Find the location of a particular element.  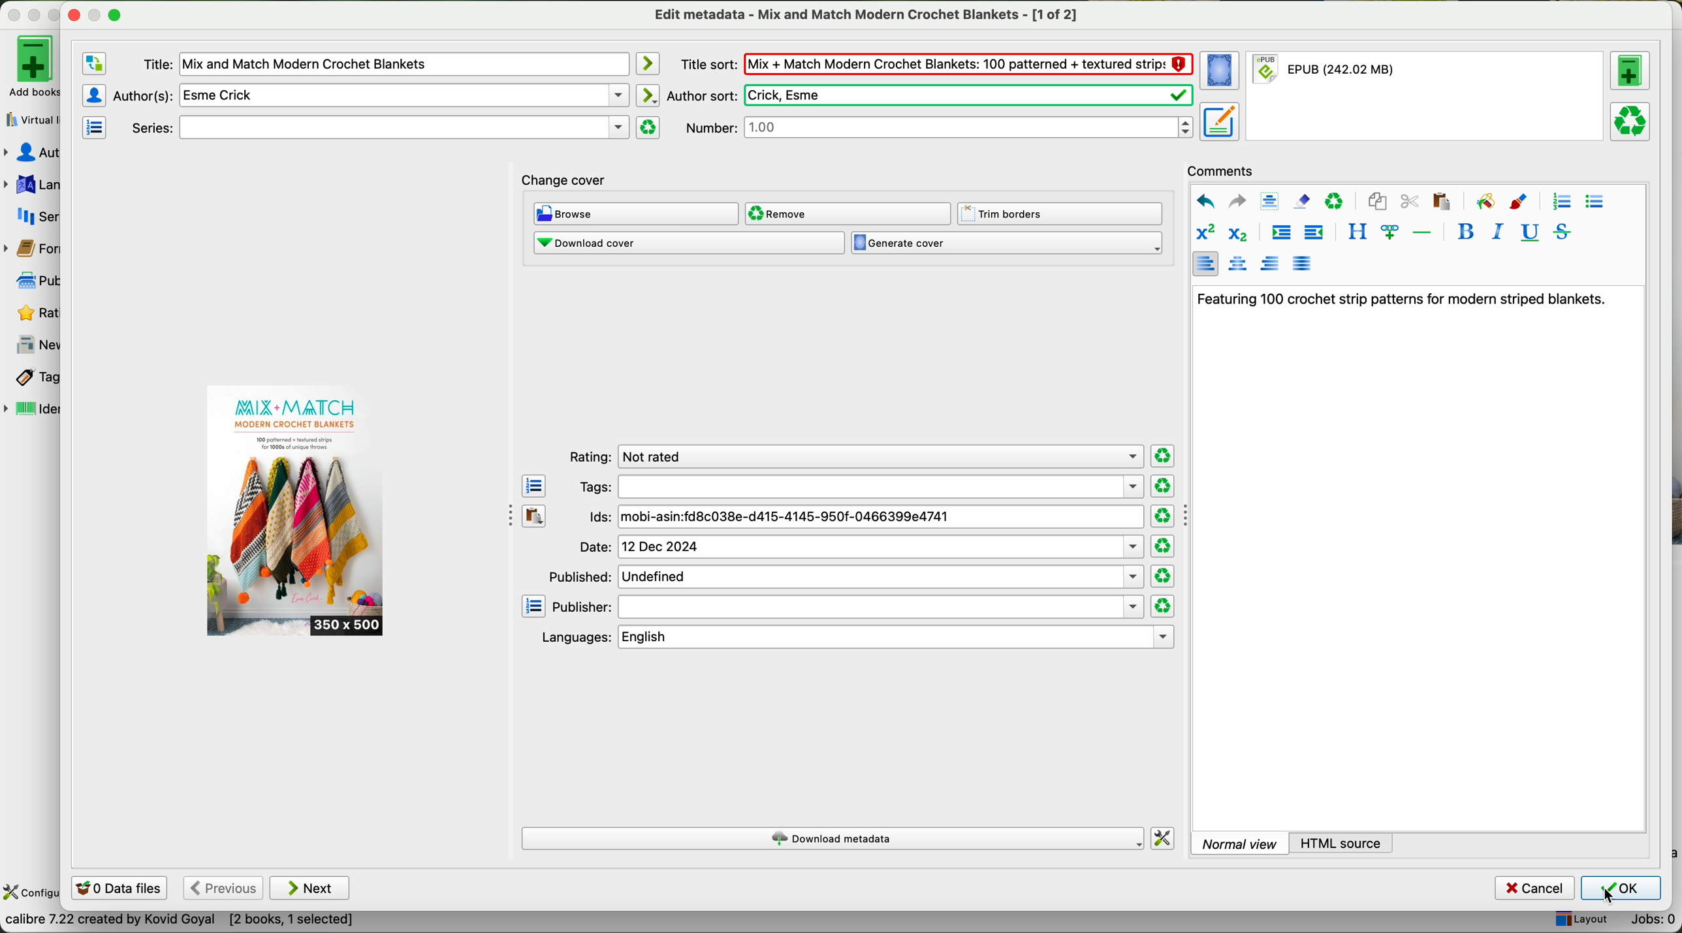

remove is located at coordinates (847, 213).